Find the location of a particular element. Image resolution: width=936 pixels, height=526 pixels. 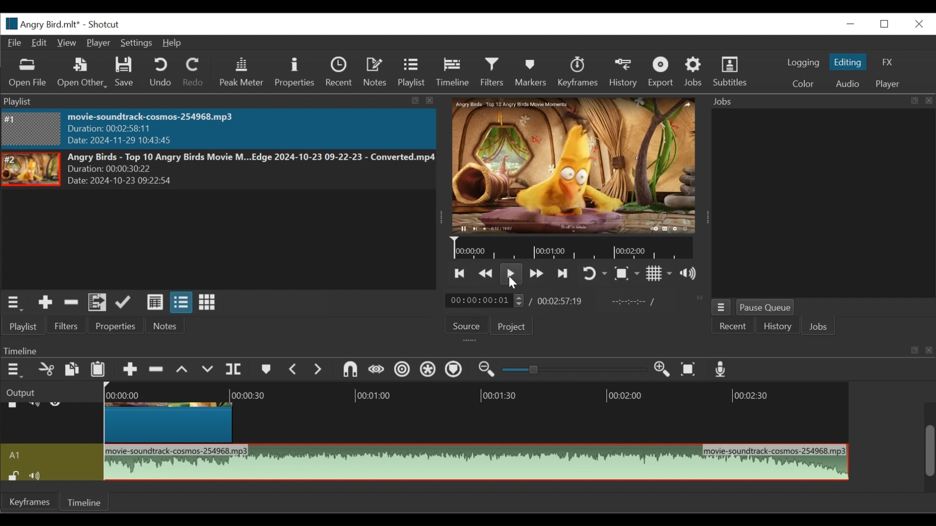

Notes is located at coordinates (374, 72).